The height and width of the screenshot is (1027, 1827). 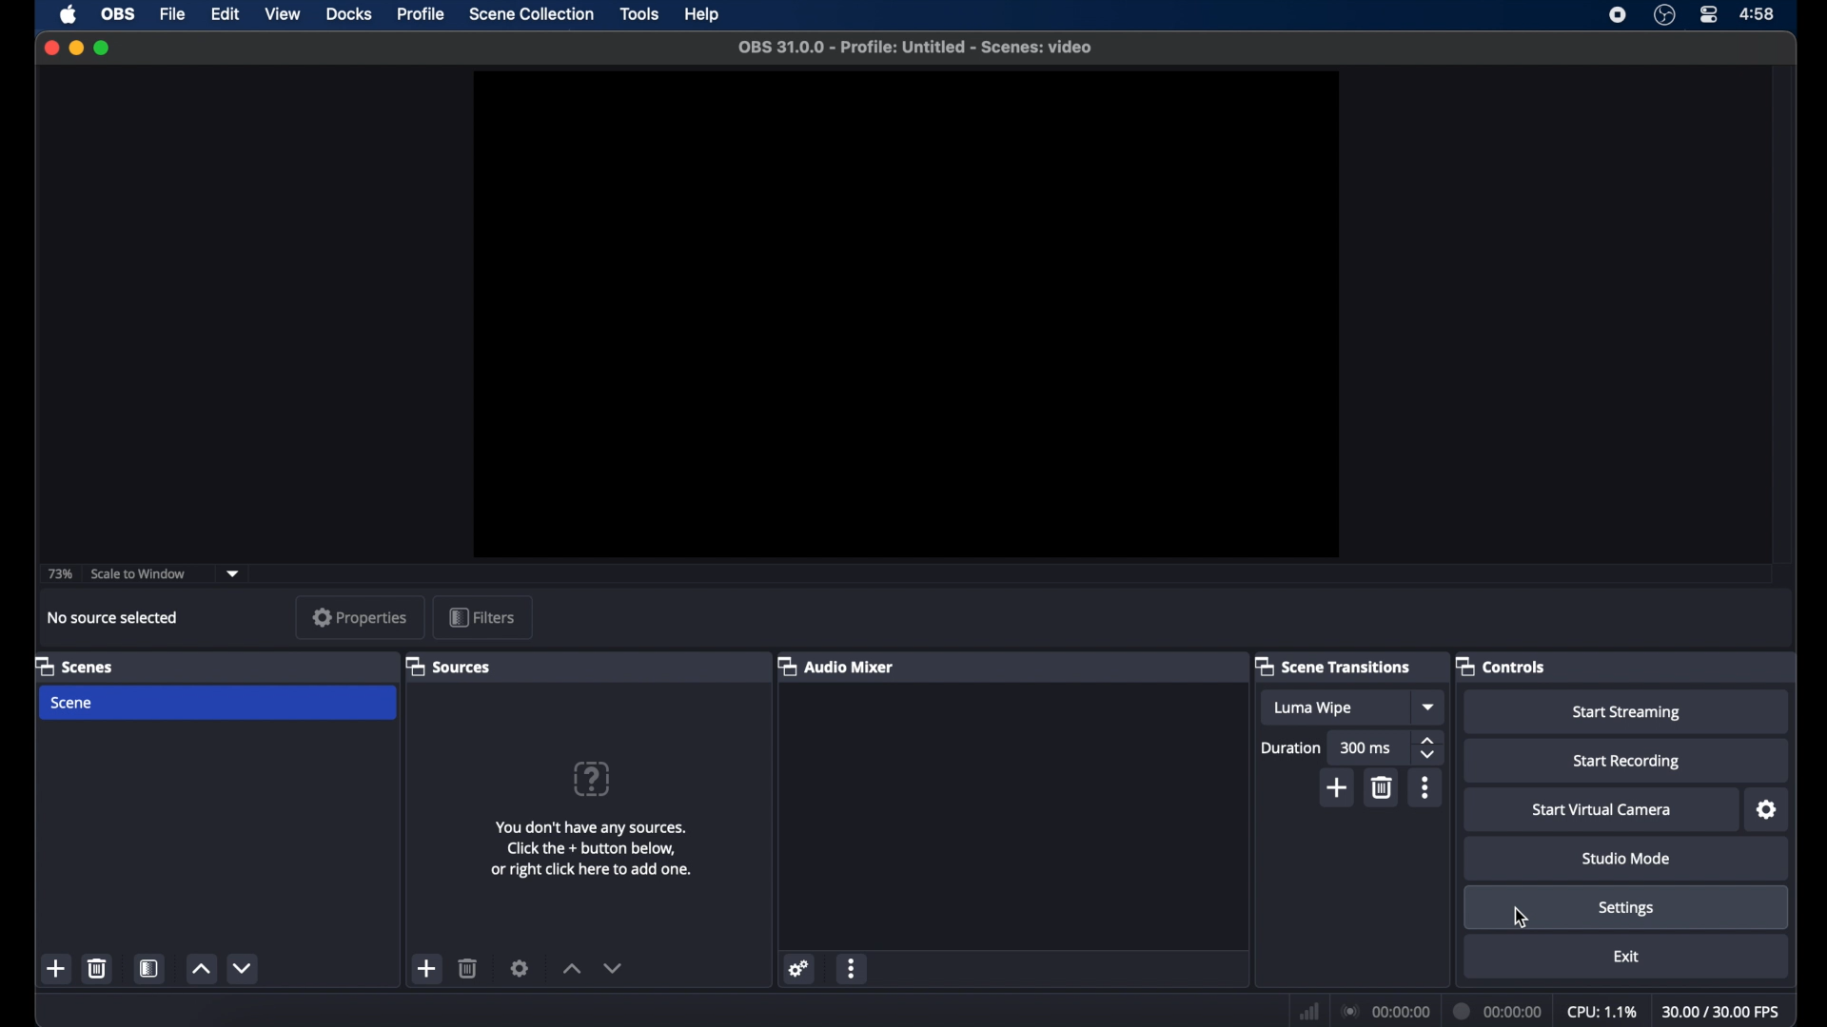 What do you see at coordinates (799, 968) in the screenshot?
I see `settings` at bounding box center [799, 968].